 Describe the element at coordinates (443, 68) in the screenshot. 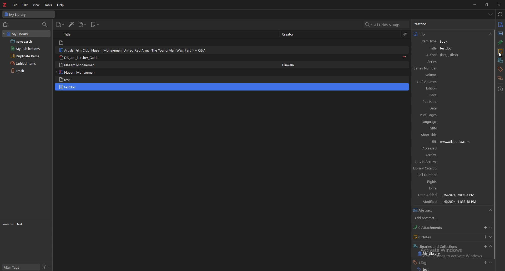

I see `series number` at that location.